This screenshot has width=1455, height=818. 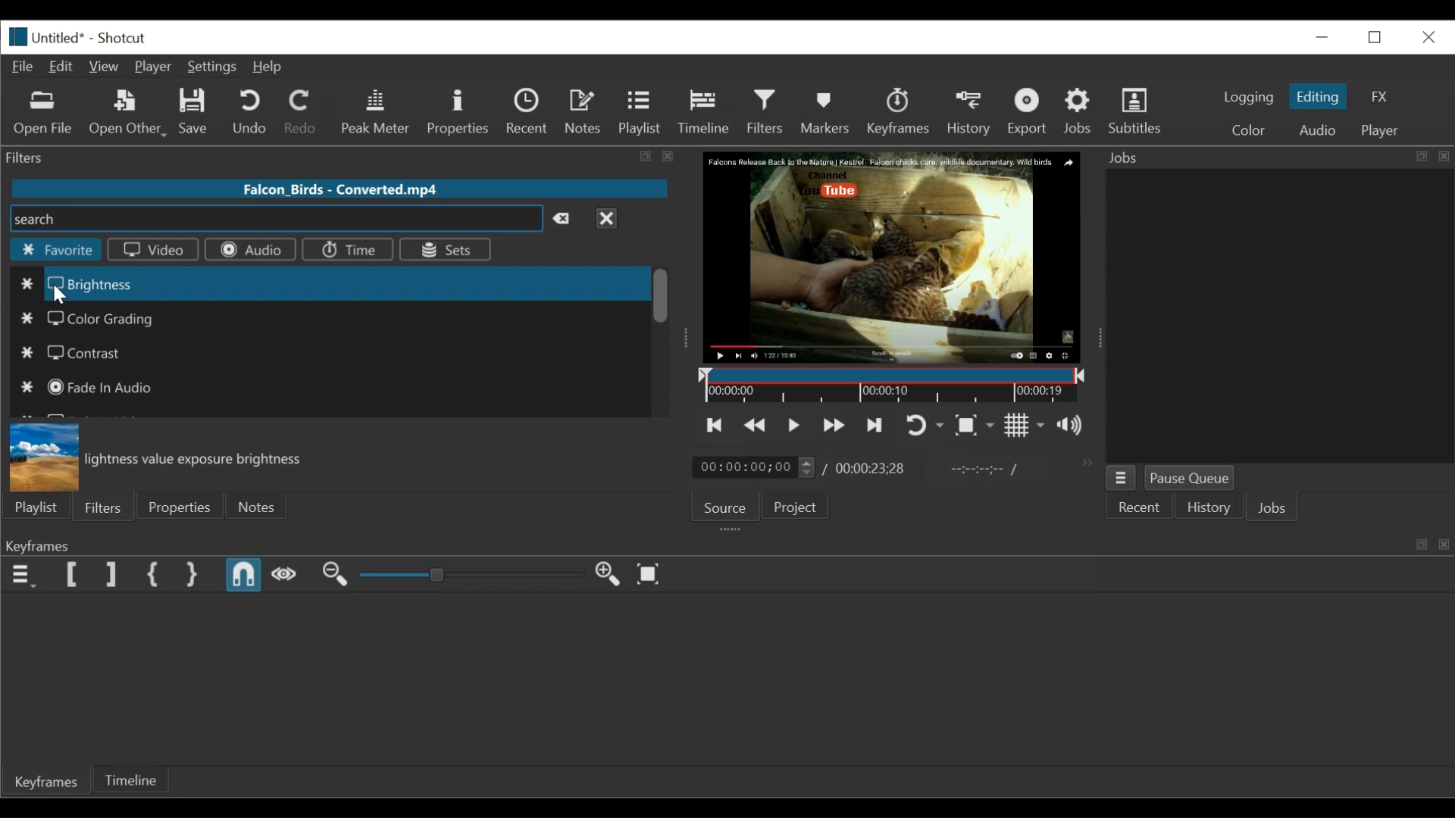 I want to click on Set Filter last, so click(x=111, y=575).